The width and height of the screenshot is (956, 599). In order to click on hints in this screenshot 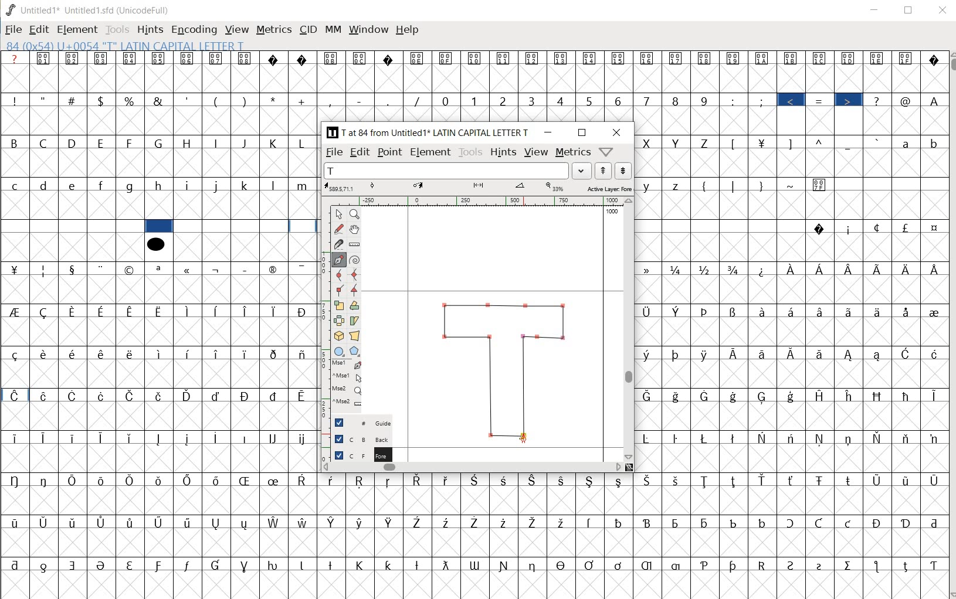, I will do `click(150, 29)`.